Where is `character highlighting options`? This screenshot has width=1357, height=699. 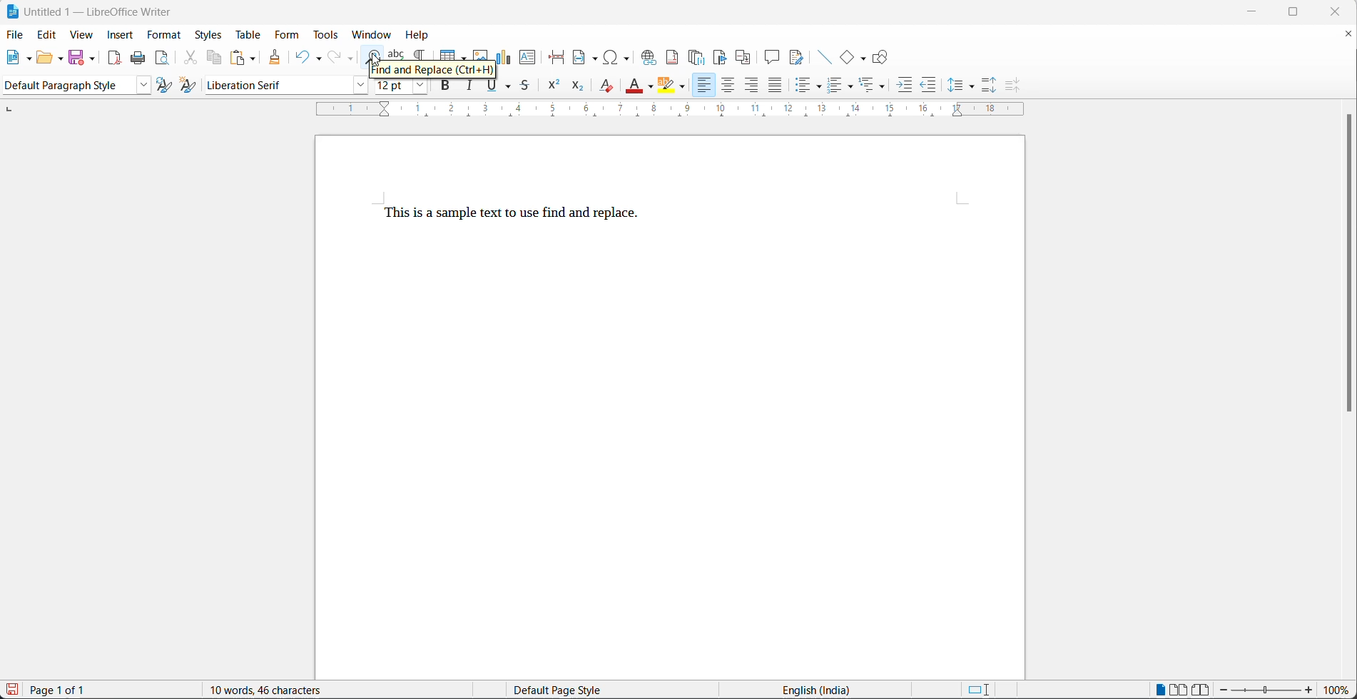 character highlighting options is located at coordinates (685, 88).